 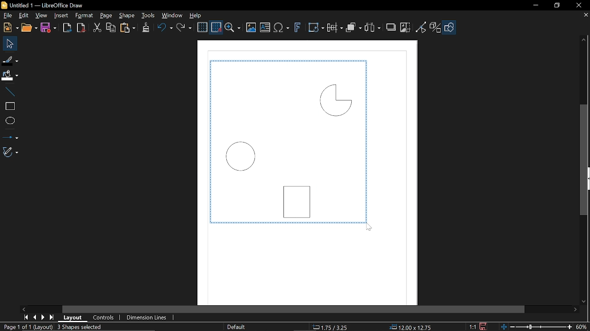 What do you see at coordinates (8, 105) in the screenshot?
I see `Rectangle` at bounding box center [8, 105].